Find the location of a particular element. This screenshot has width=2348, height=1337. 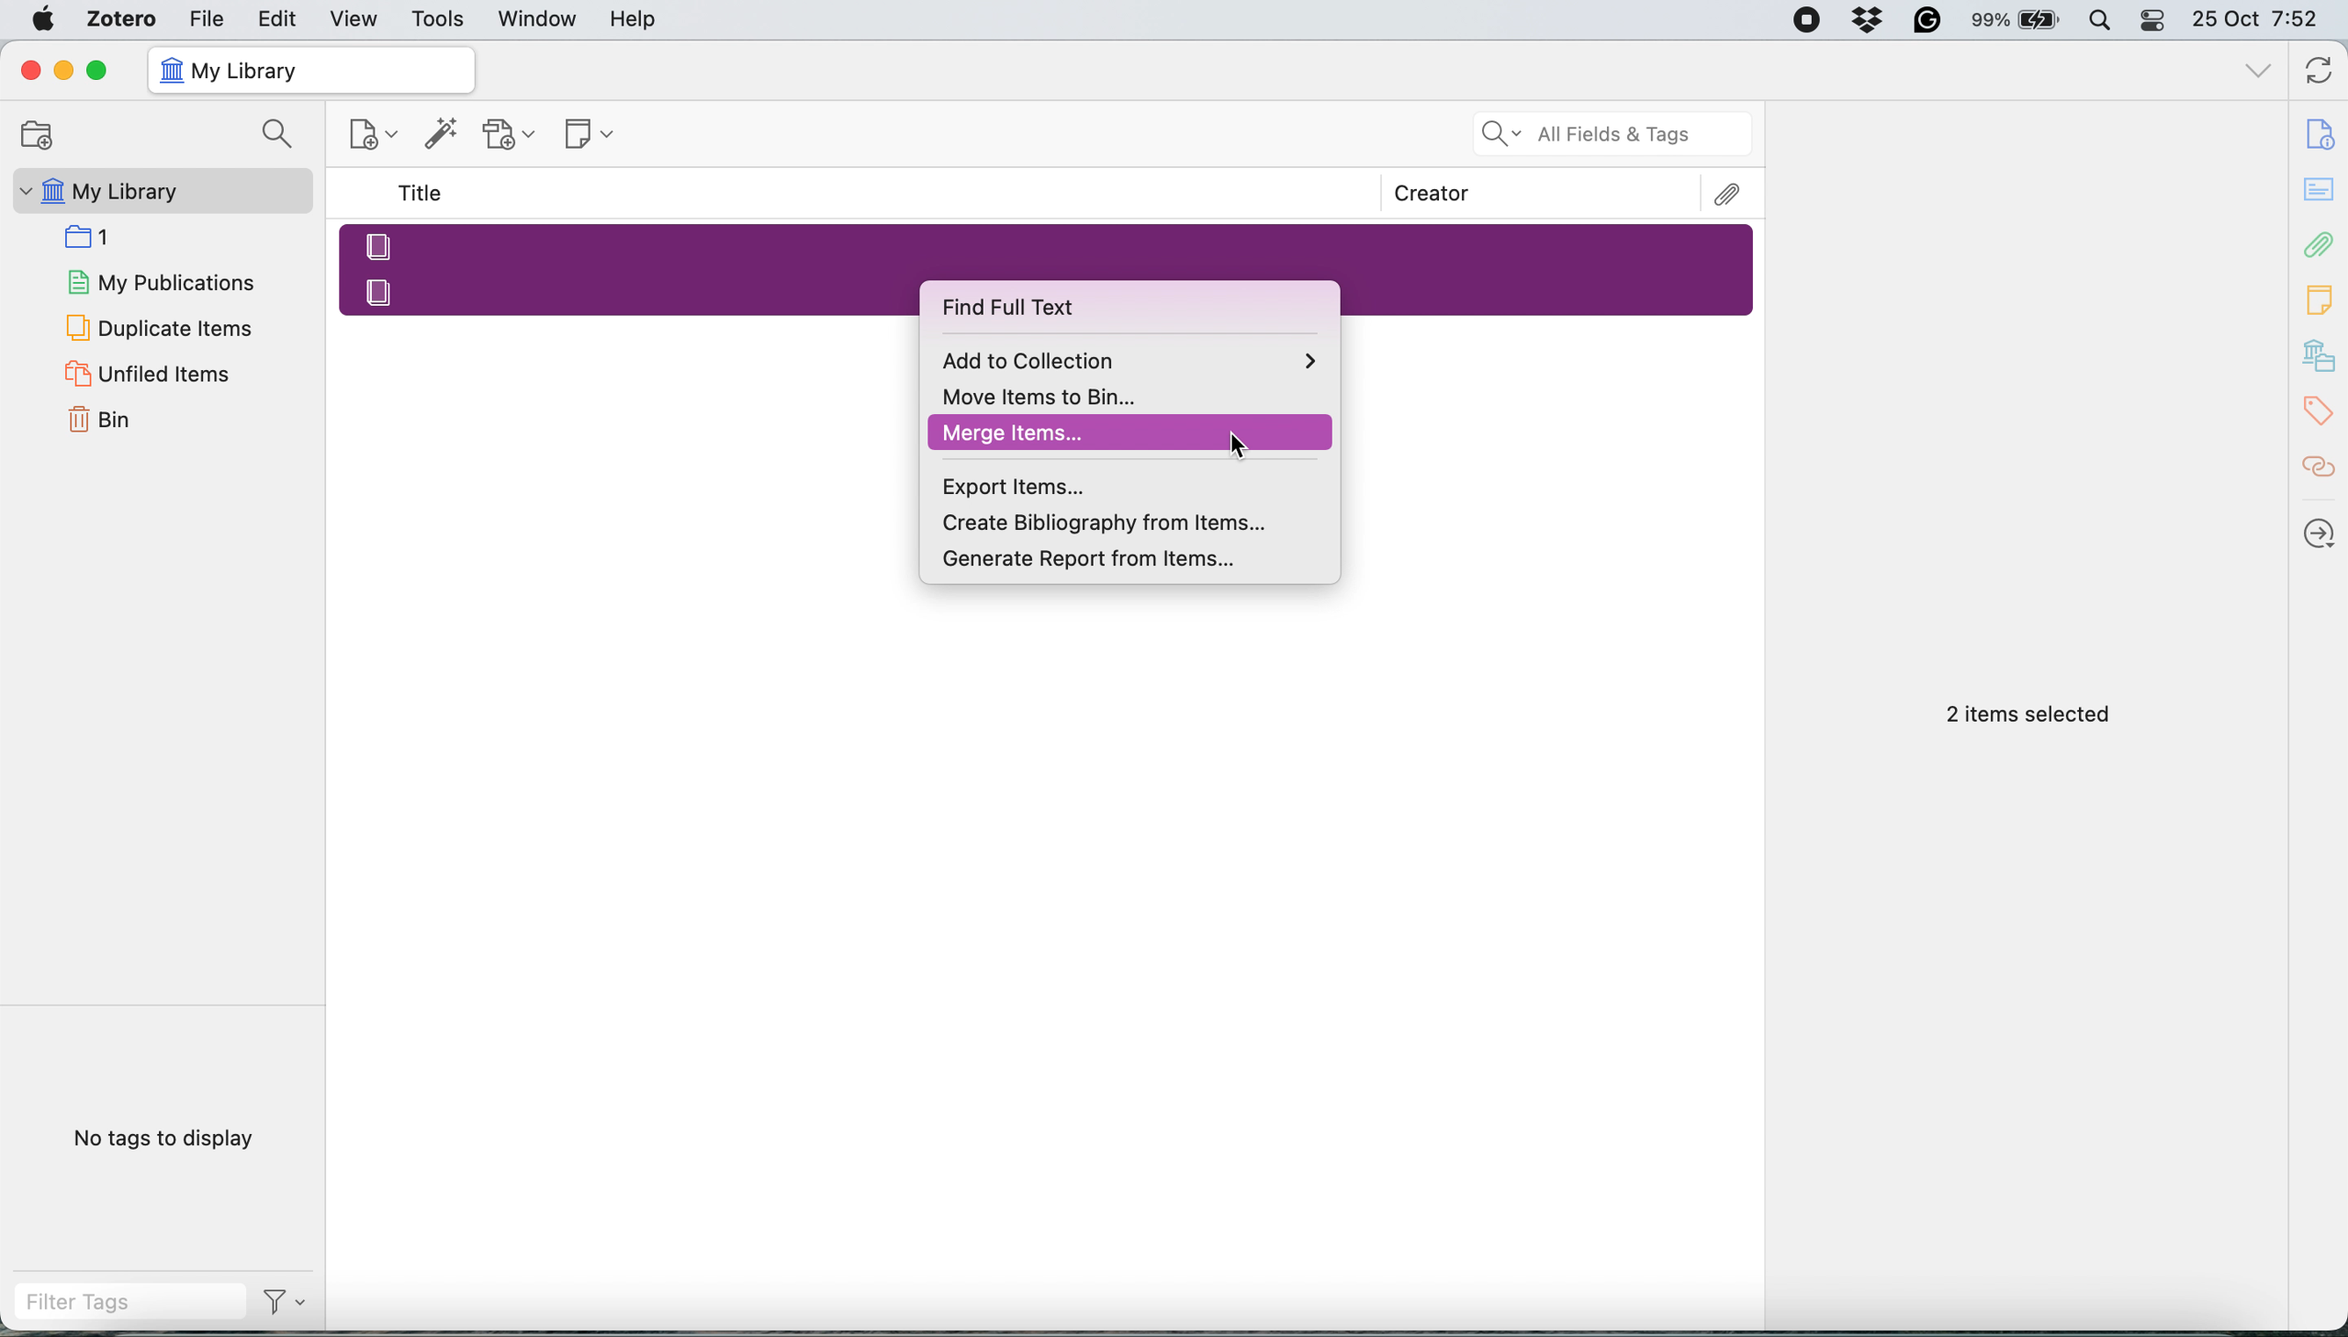

Create Bibliography from Items... is located at coordinates (1133, 524).